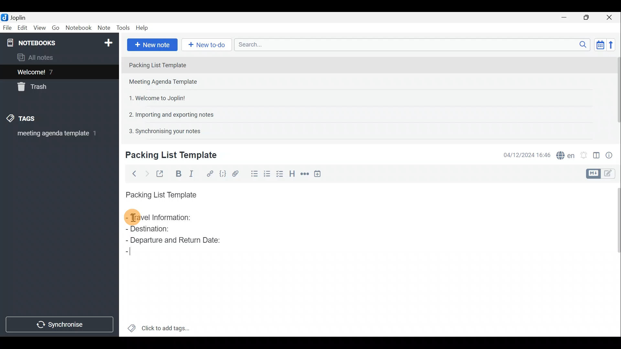 The image size is (621, 349). I want to click on Numbered list, so click(269, 175).